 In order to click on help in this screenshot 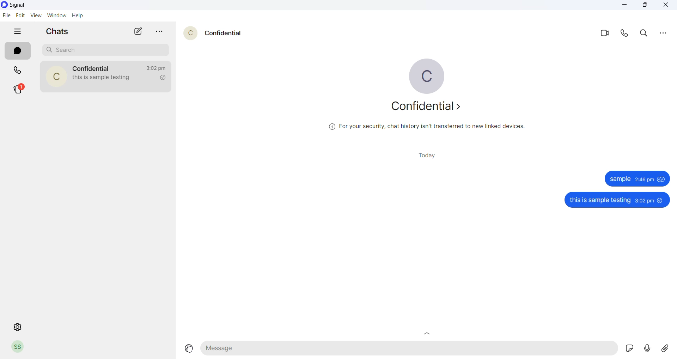, I will do `click(79, 16)`.